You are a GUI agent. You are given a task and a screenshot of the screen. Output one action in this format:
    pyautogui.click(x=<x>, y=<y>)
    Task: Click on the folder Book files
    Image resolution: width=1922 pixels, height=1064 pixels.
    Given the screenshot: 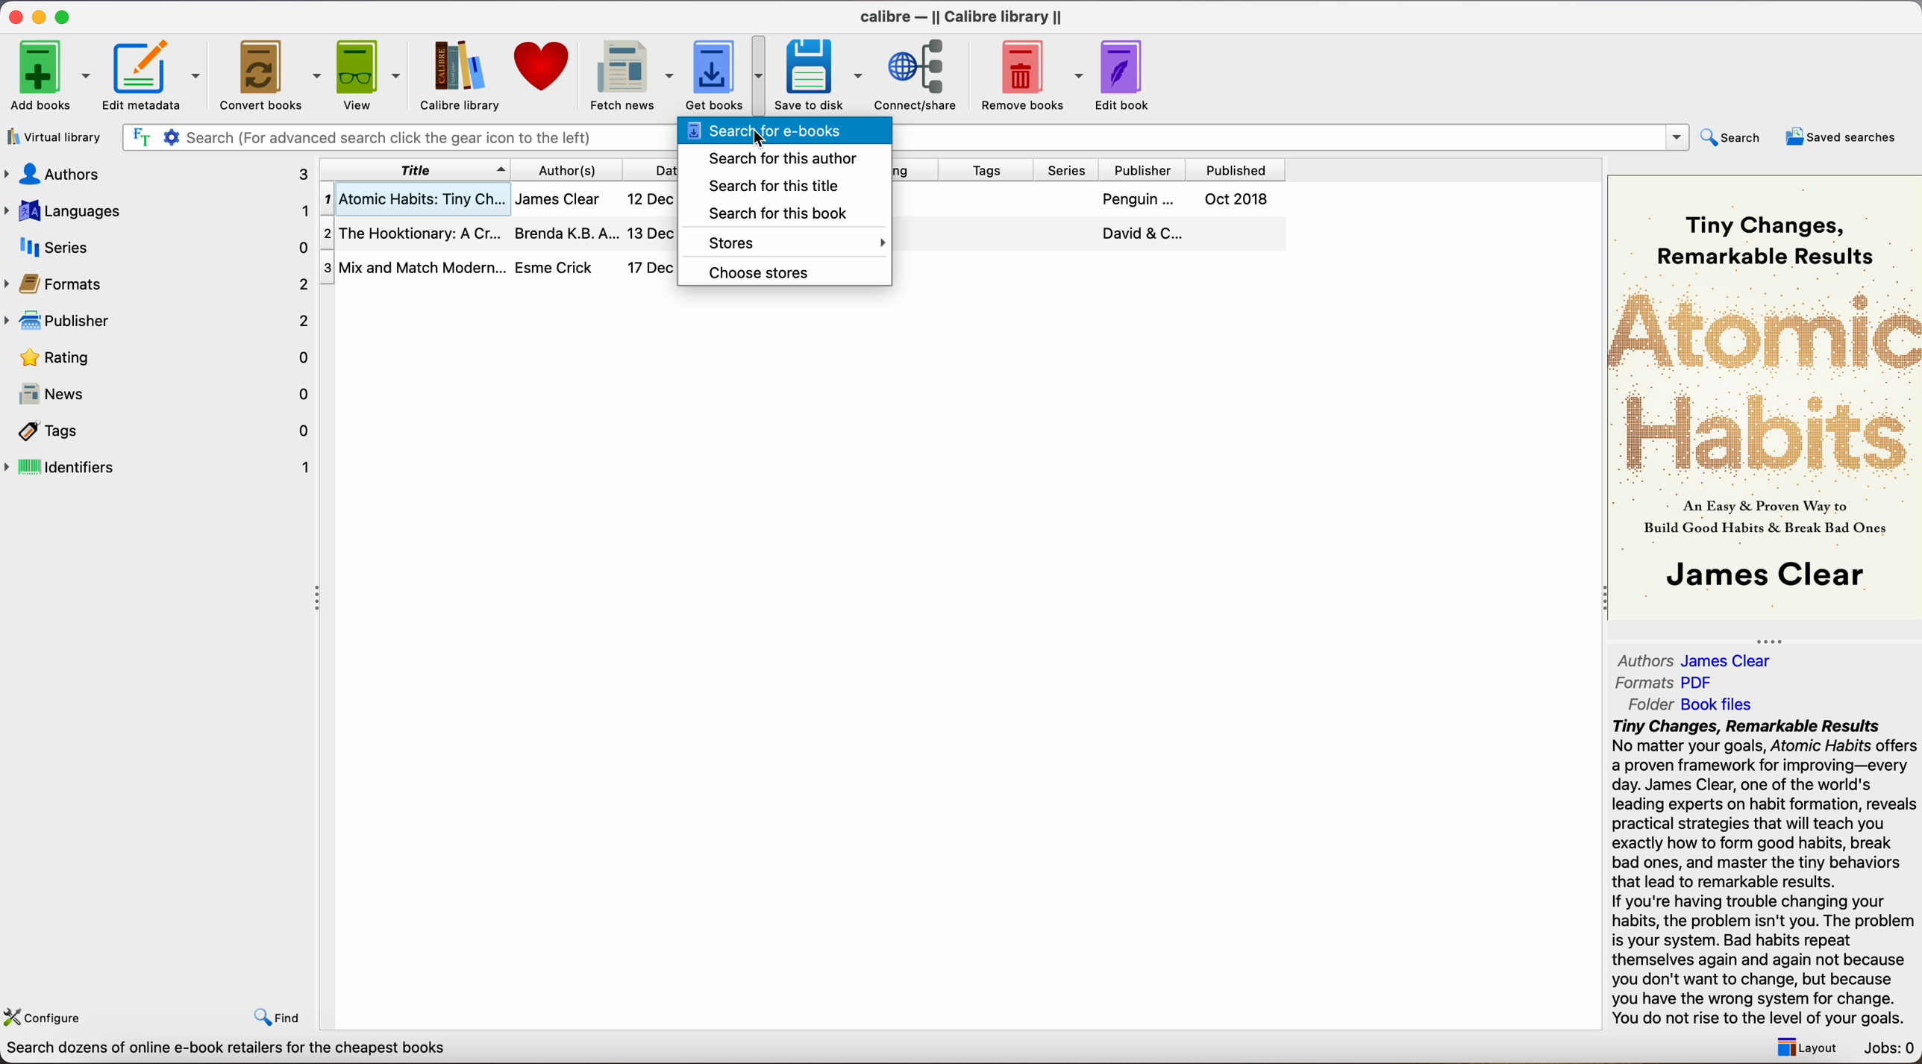 What is the action you would take?
    pyautogui.click(x=1692, y=704)
    